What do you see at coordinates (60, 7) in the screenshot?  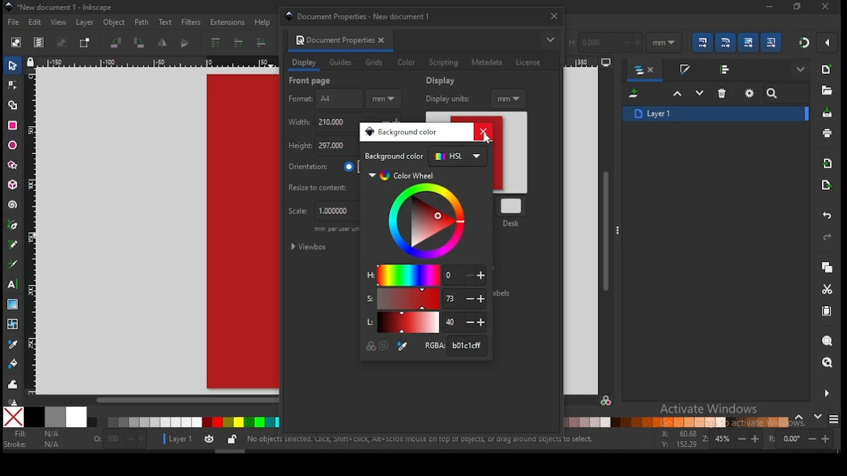 I see `icon and filename` at bounding box center [60, 7].